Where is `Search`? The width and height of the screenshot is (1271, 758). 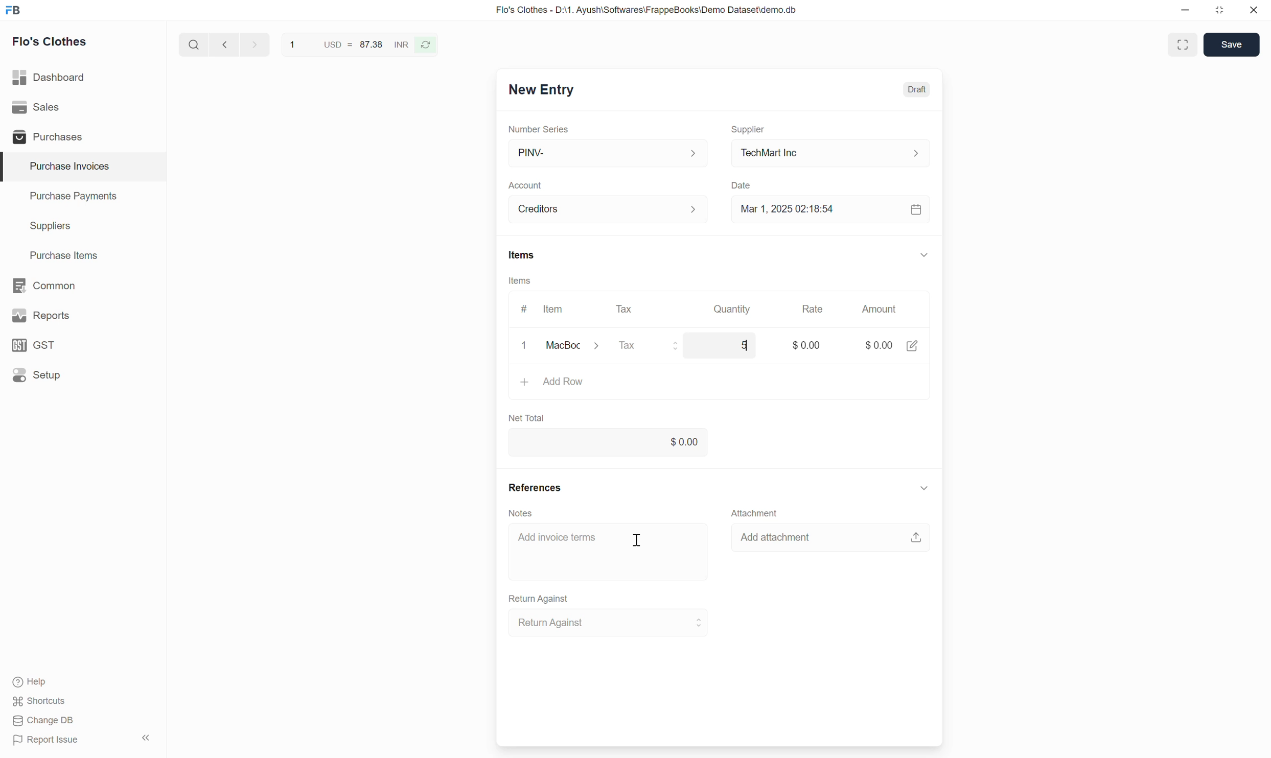 Search is located at coordinates (194, 44).